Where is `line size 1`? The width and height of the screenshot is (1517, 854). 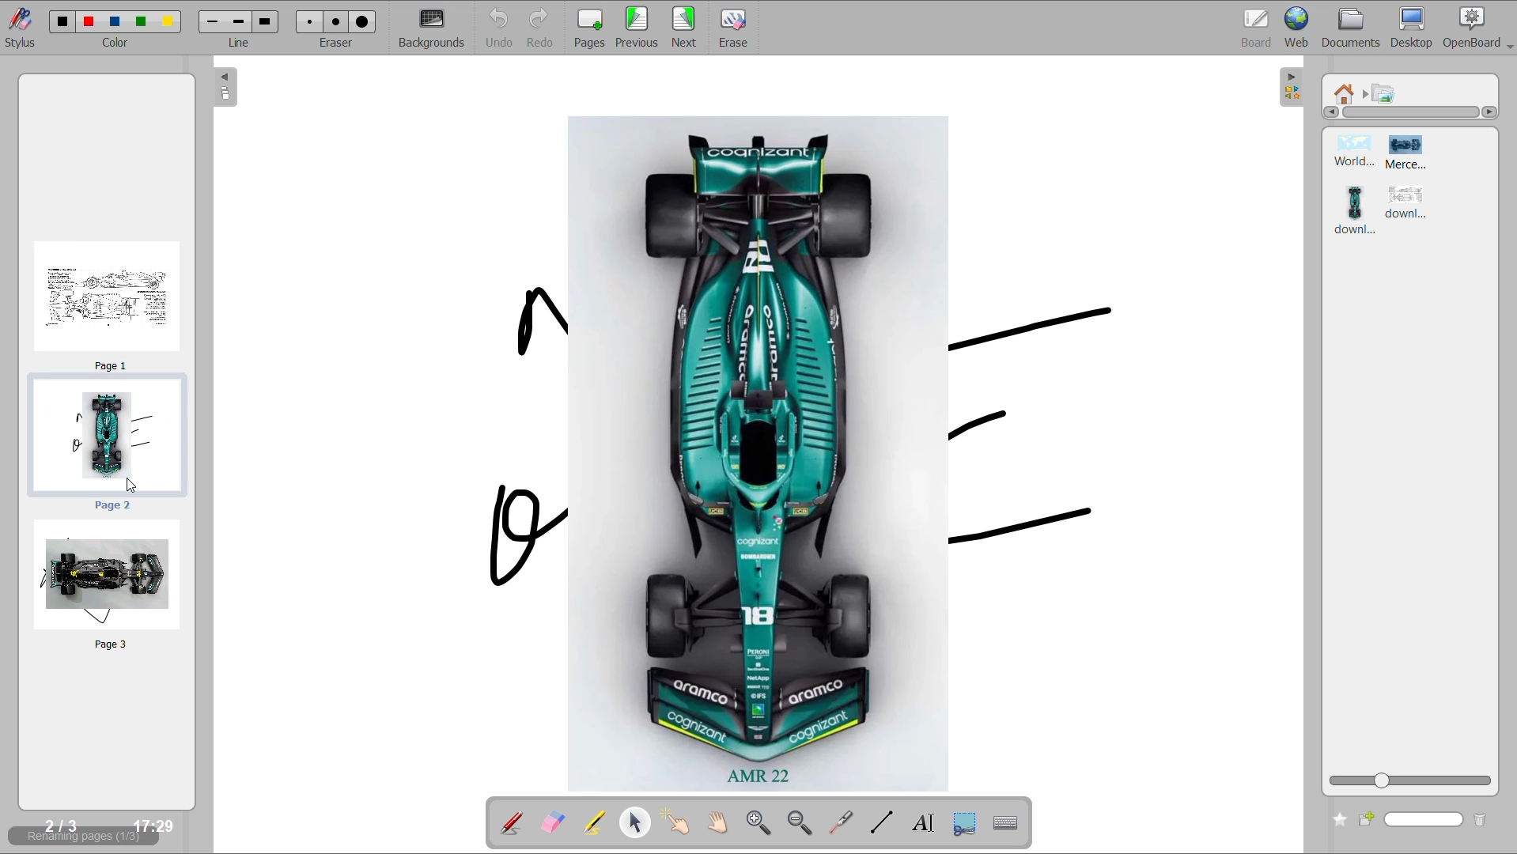
line size 1 is located at coordinates (214, 22).